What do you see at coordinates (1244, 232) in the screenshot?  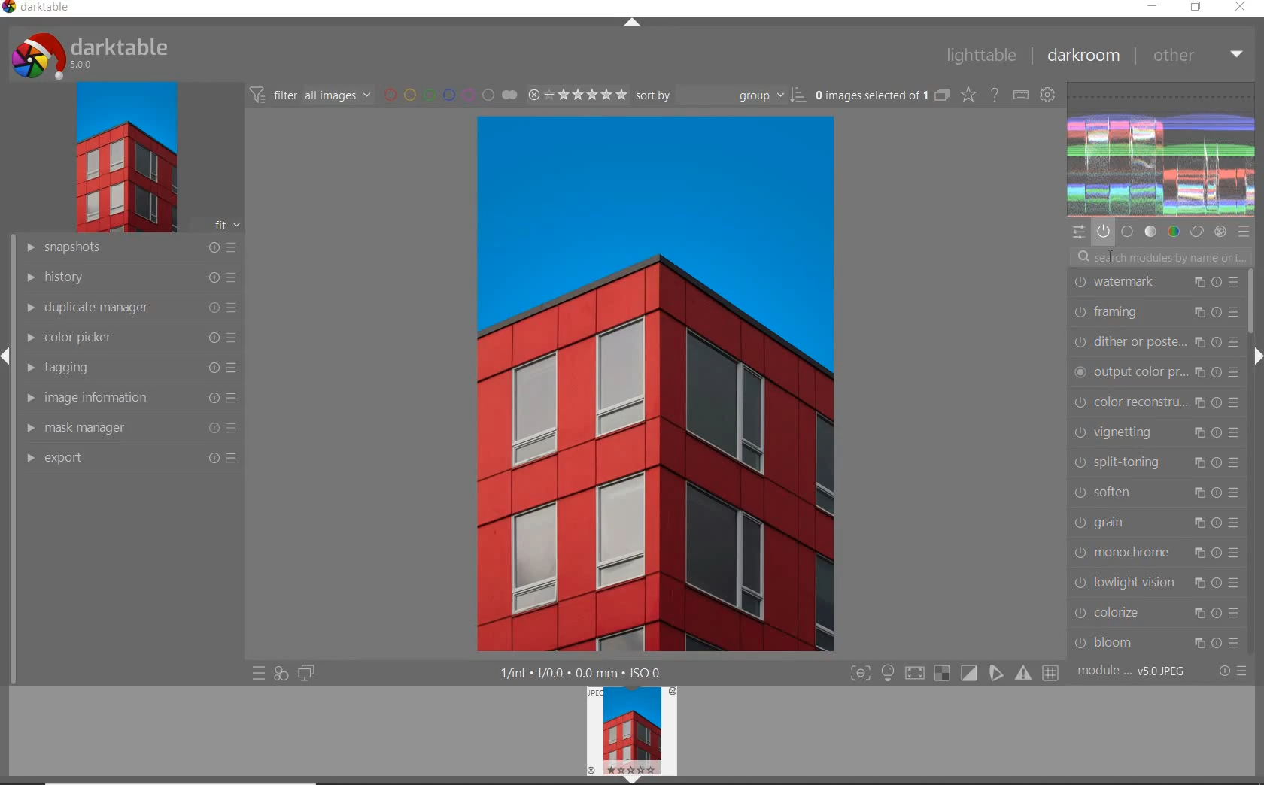 I see `preset` at bounding box center [1244, 232].